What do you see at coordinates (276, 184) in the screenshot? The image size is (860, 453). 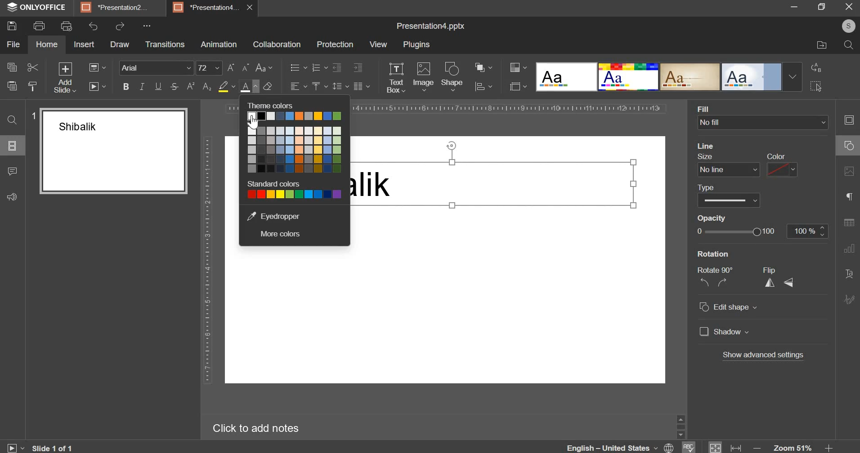 I see `standard colors` at bounding box center [276, 184].